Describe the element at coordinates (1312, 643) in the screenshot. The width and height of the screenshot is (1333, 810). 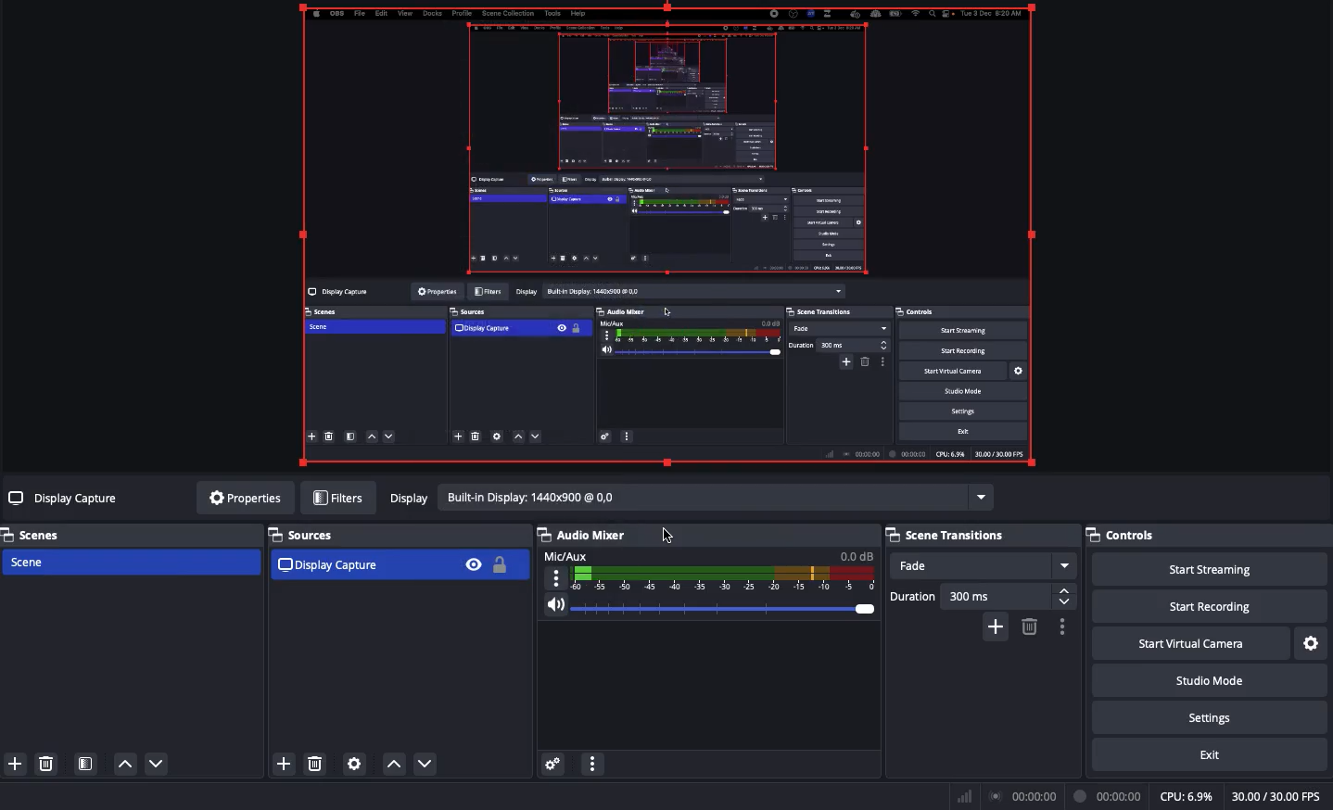
I see `Settings` at that location.